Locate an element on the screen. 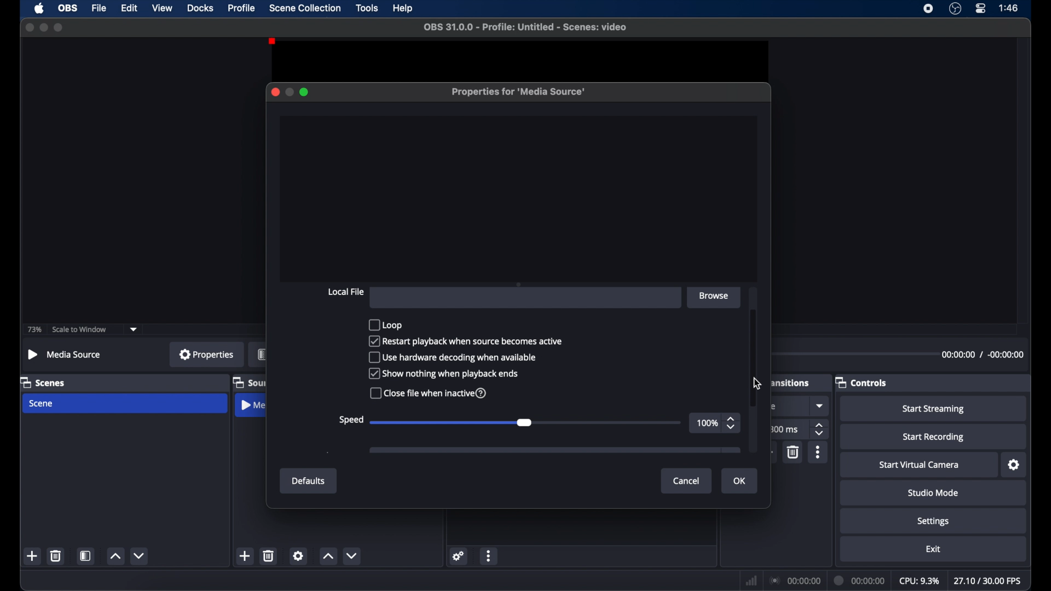  maximize is located at coordinates (59, 27).